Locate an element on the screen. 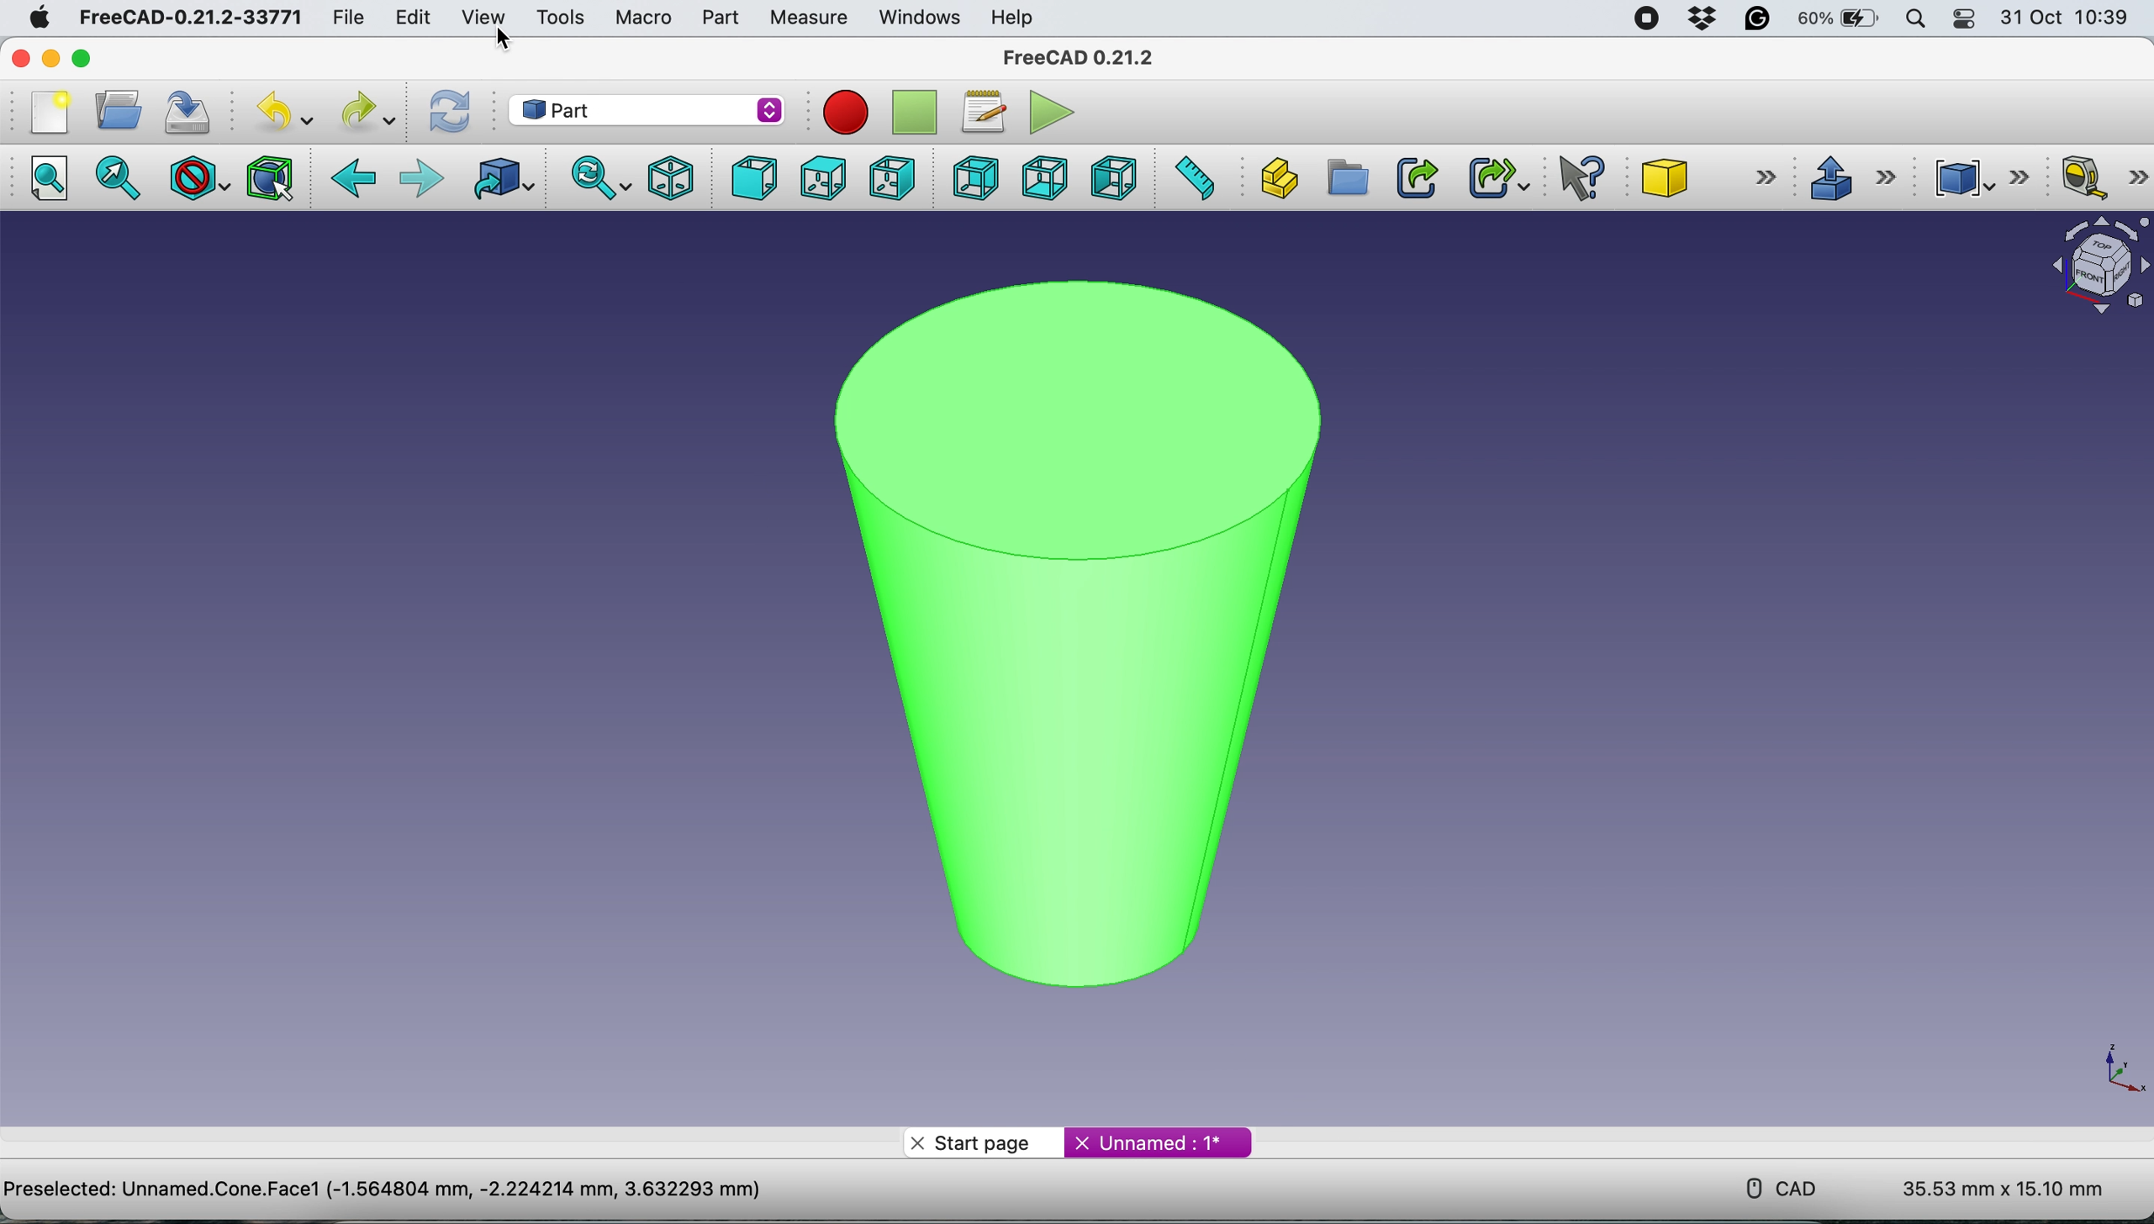 This screenshot has height=1224, width=2154. file is located at coordinates (341, 17).